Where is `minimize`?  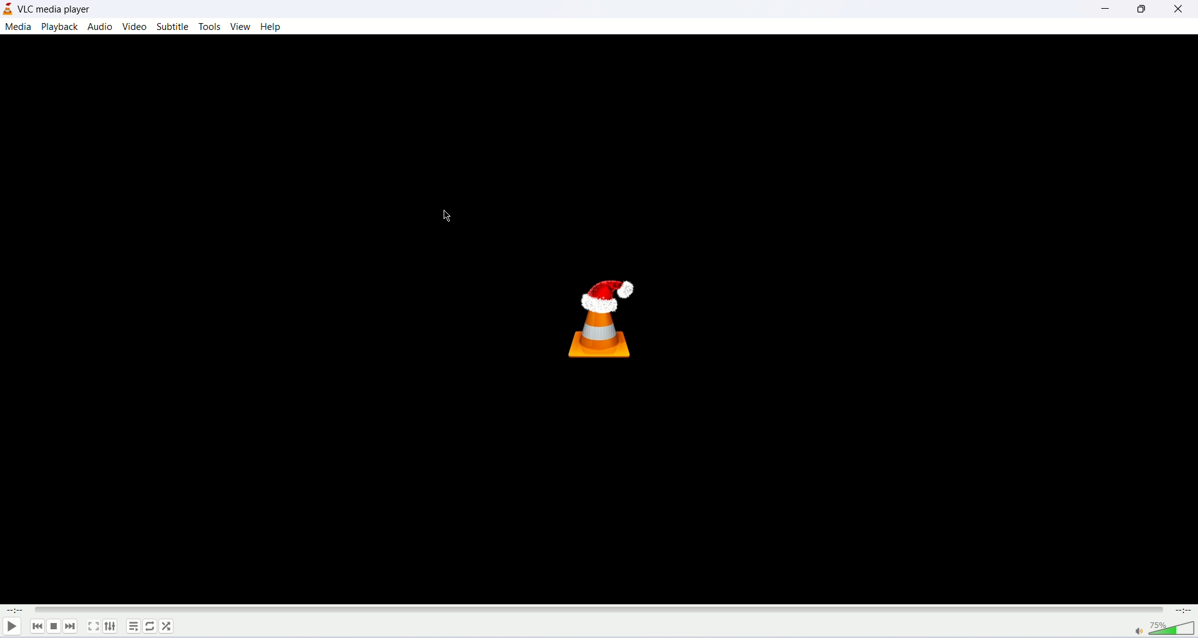
minimize is located at coordinates (1105, 9).